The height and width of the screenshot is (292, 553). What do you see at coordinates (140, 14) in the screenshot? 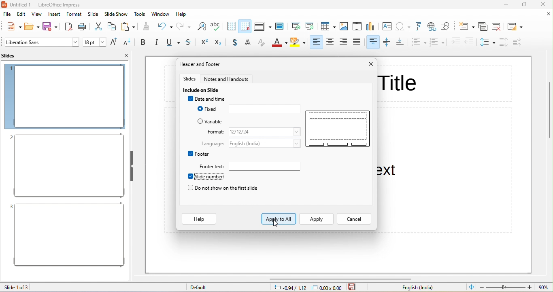
I see `tools` at bounding box center [140, 14].